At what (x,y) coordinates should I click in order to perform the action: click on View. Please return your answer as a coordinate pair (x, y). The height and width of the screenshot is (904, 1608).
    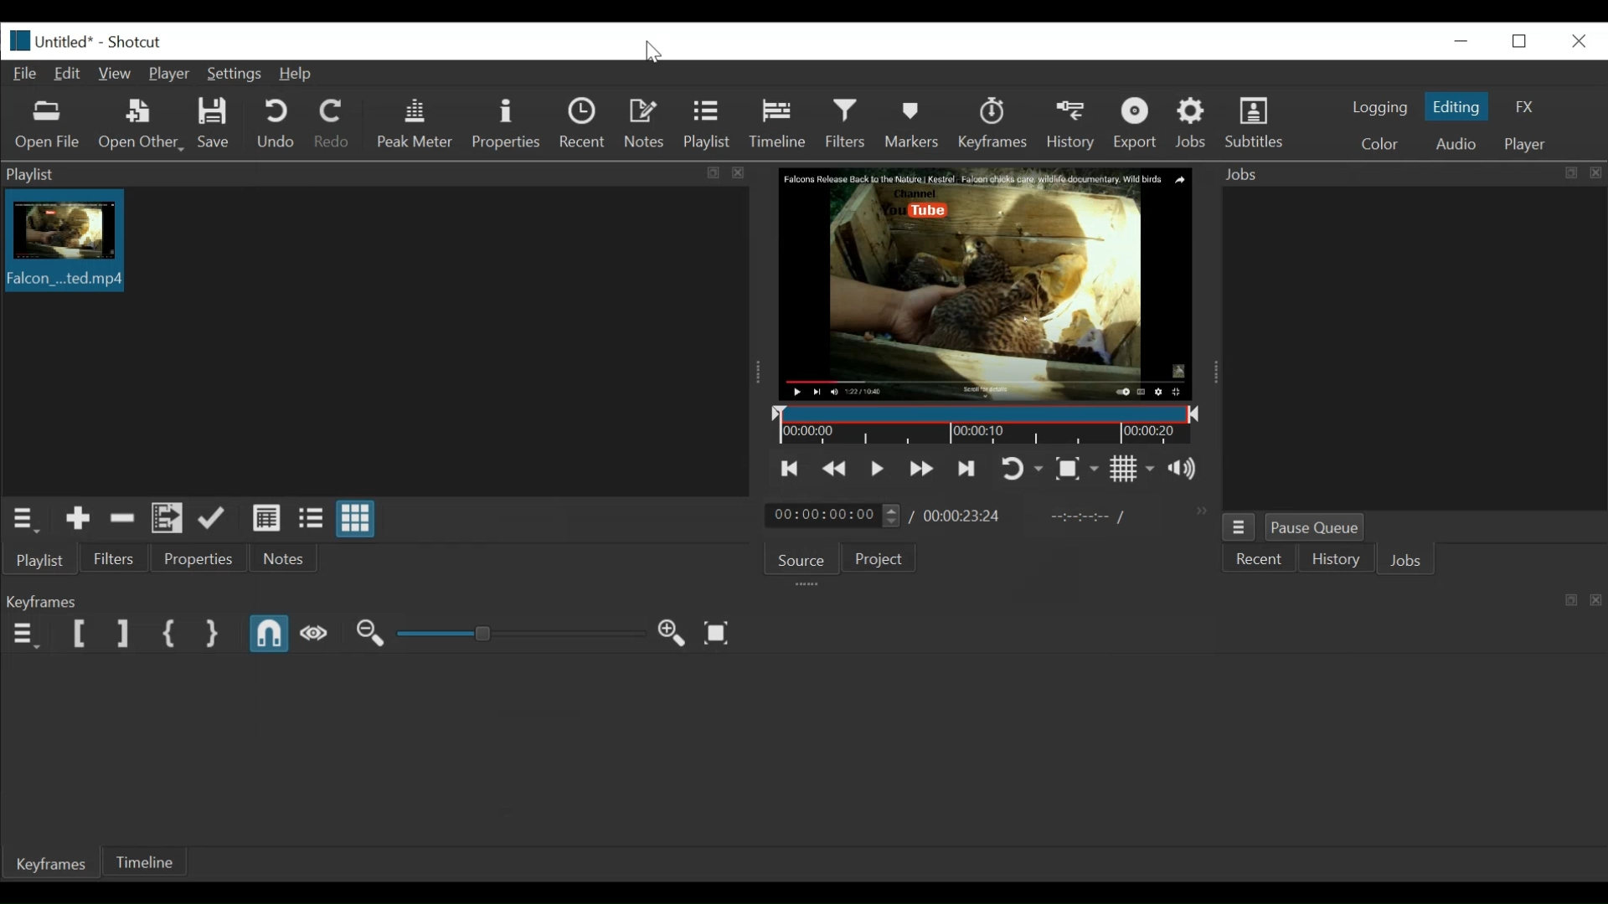
    Looking at the image, I should click on (116, 73).